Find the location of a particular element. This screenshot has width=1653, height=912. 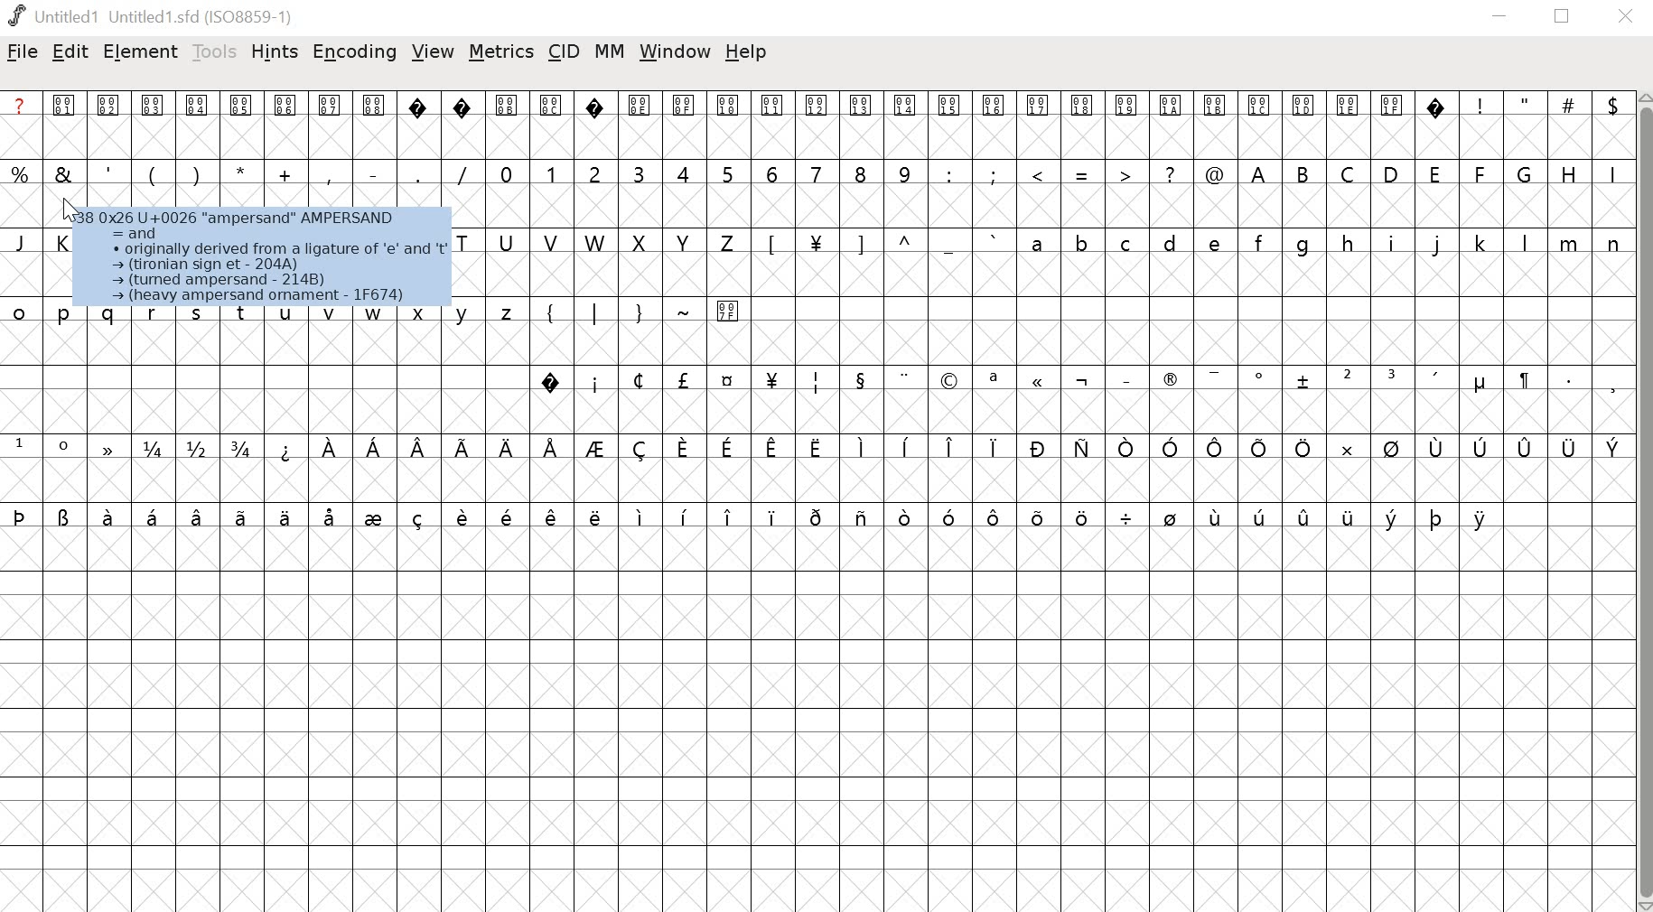

# is located at coordinates (1569, 126).